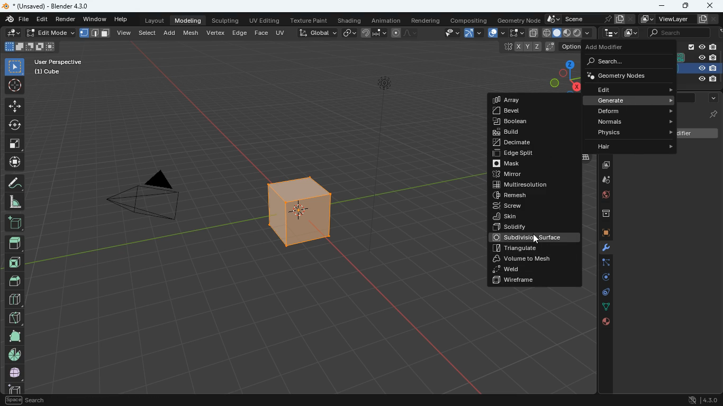 The height and width of the screenshot is (406, 723). What do you see at coordinates (148, 34) in the screenshot?
I see `select` at bounding box center [148, 34].